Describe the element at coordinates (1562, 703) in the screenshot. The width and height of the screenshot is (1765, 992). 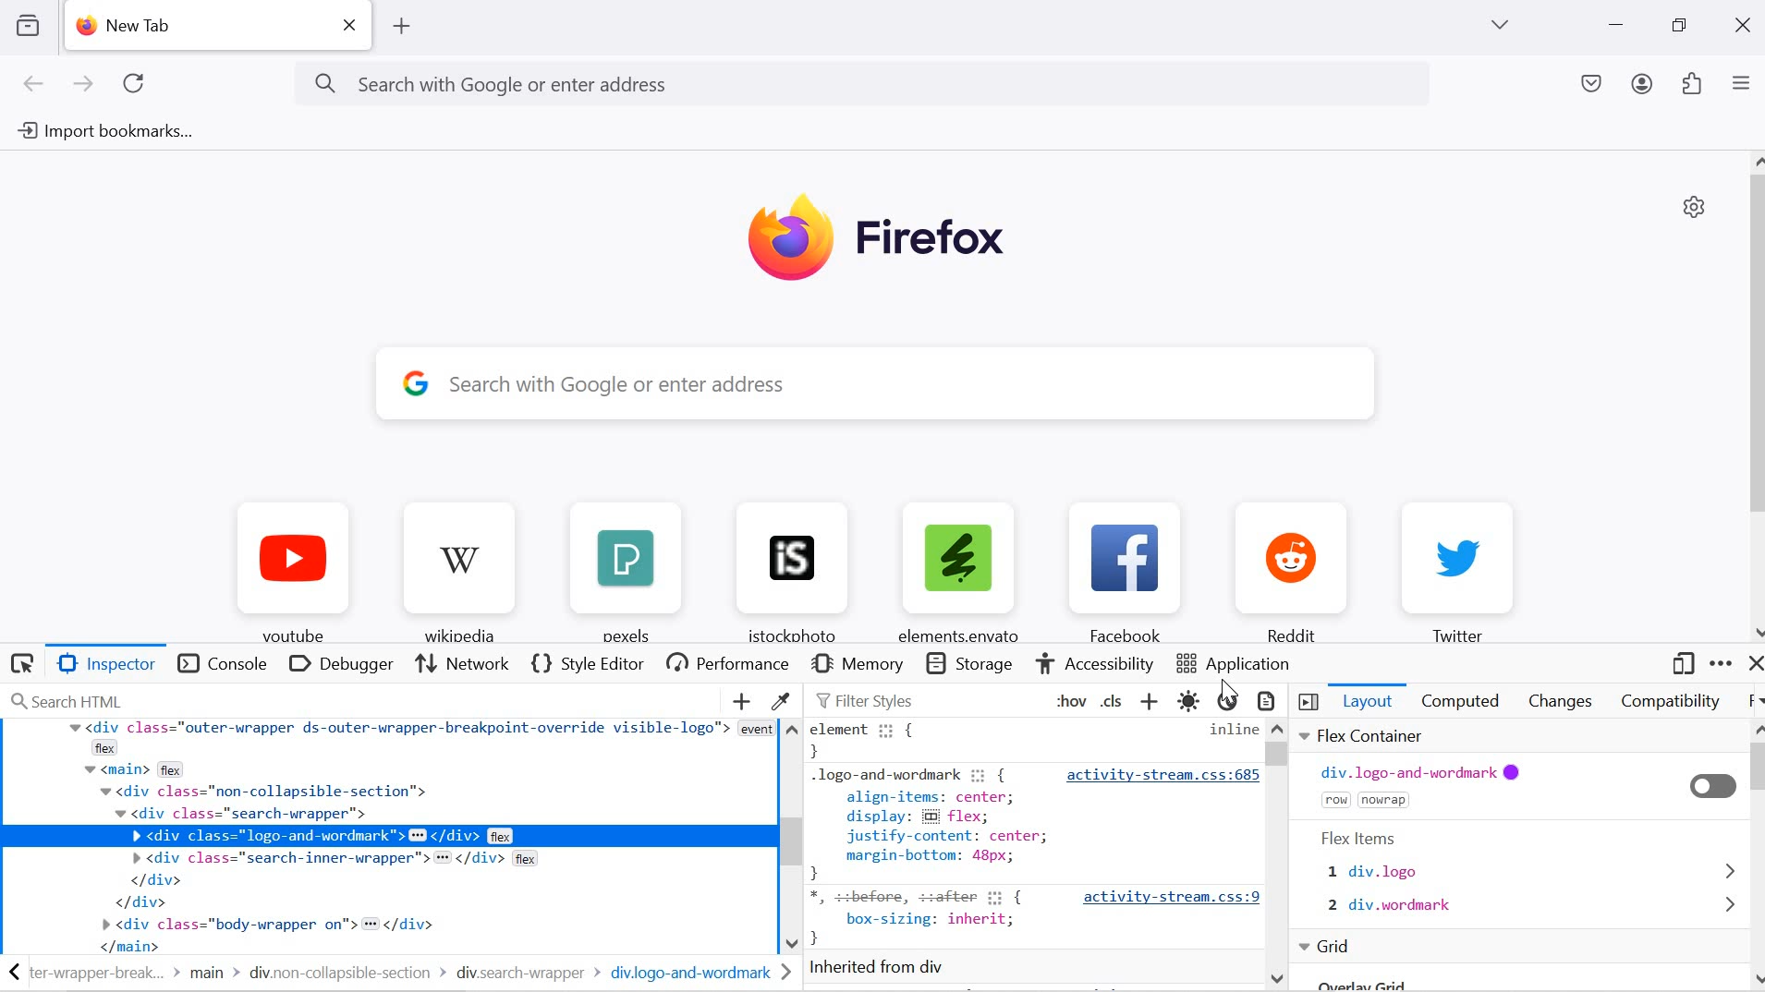
I see `changes` at that location.